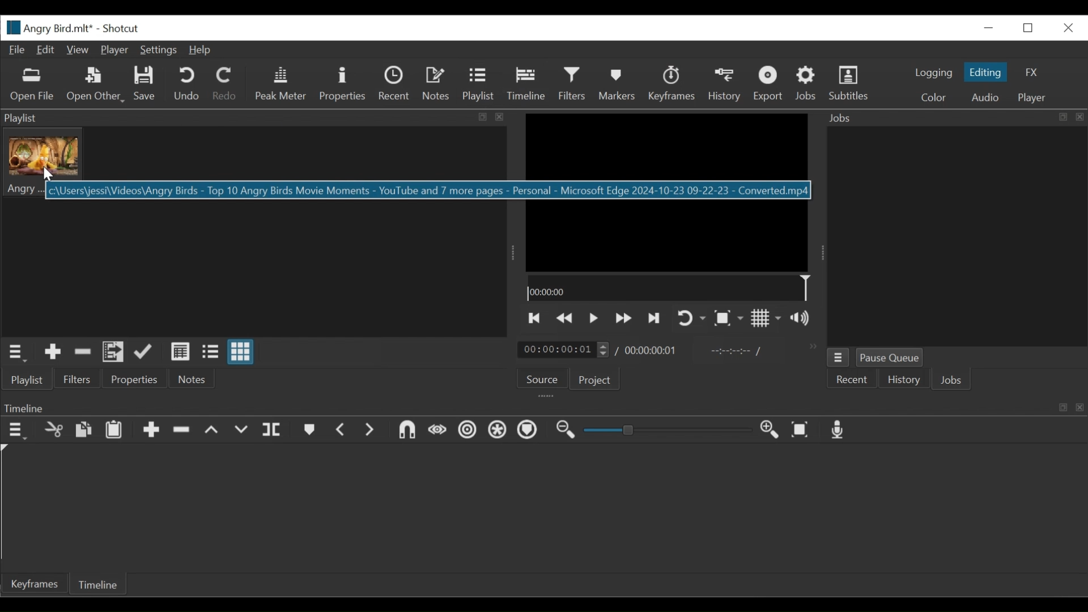  I want to click on Skip to the previous point, so click(534, 318).